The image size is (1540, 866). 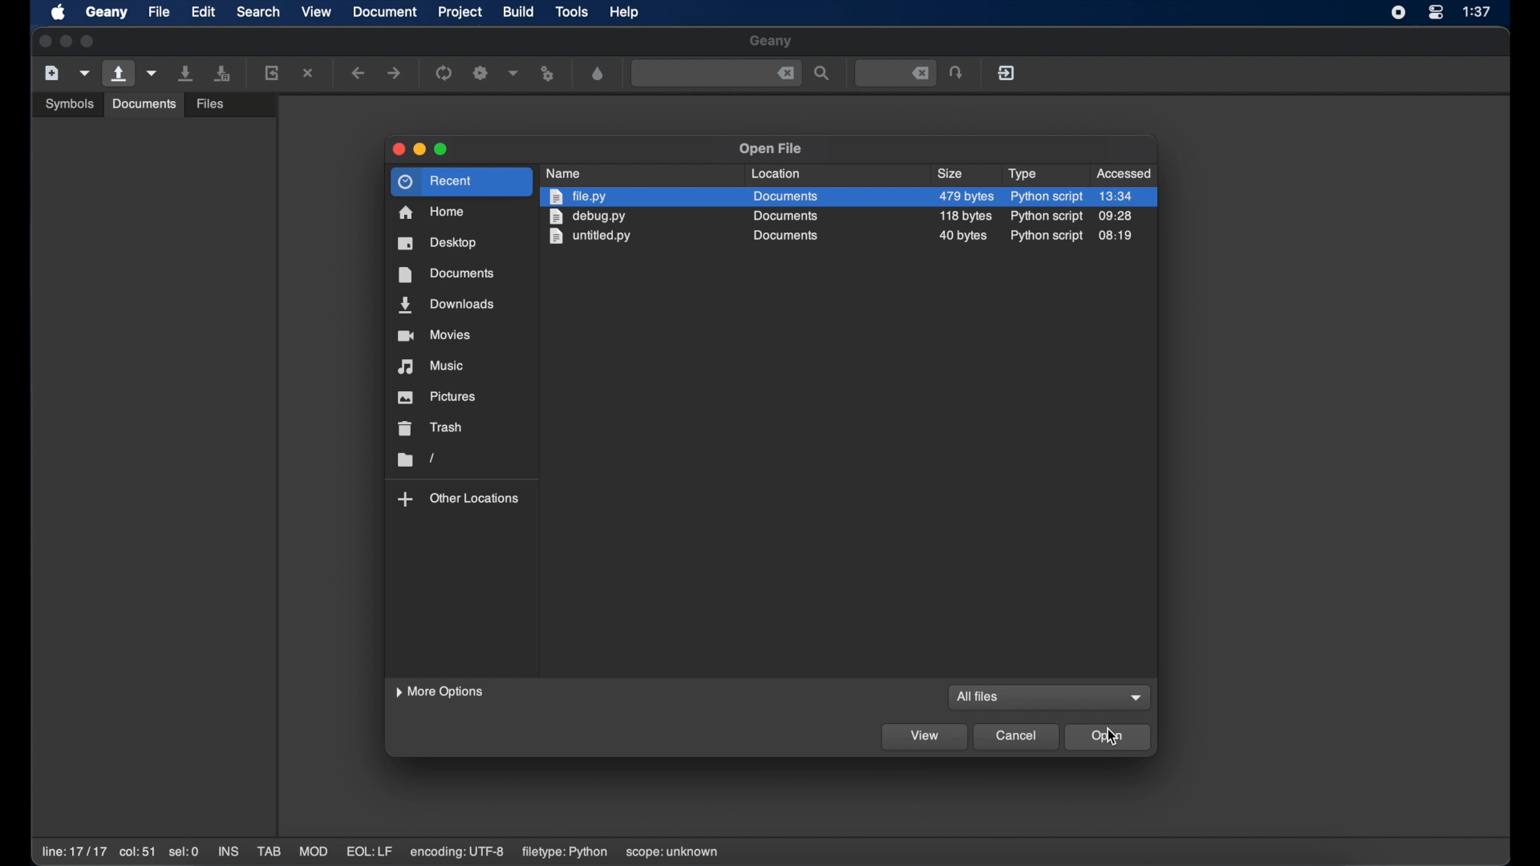 I want to click on close, so click(x=396, y=149).